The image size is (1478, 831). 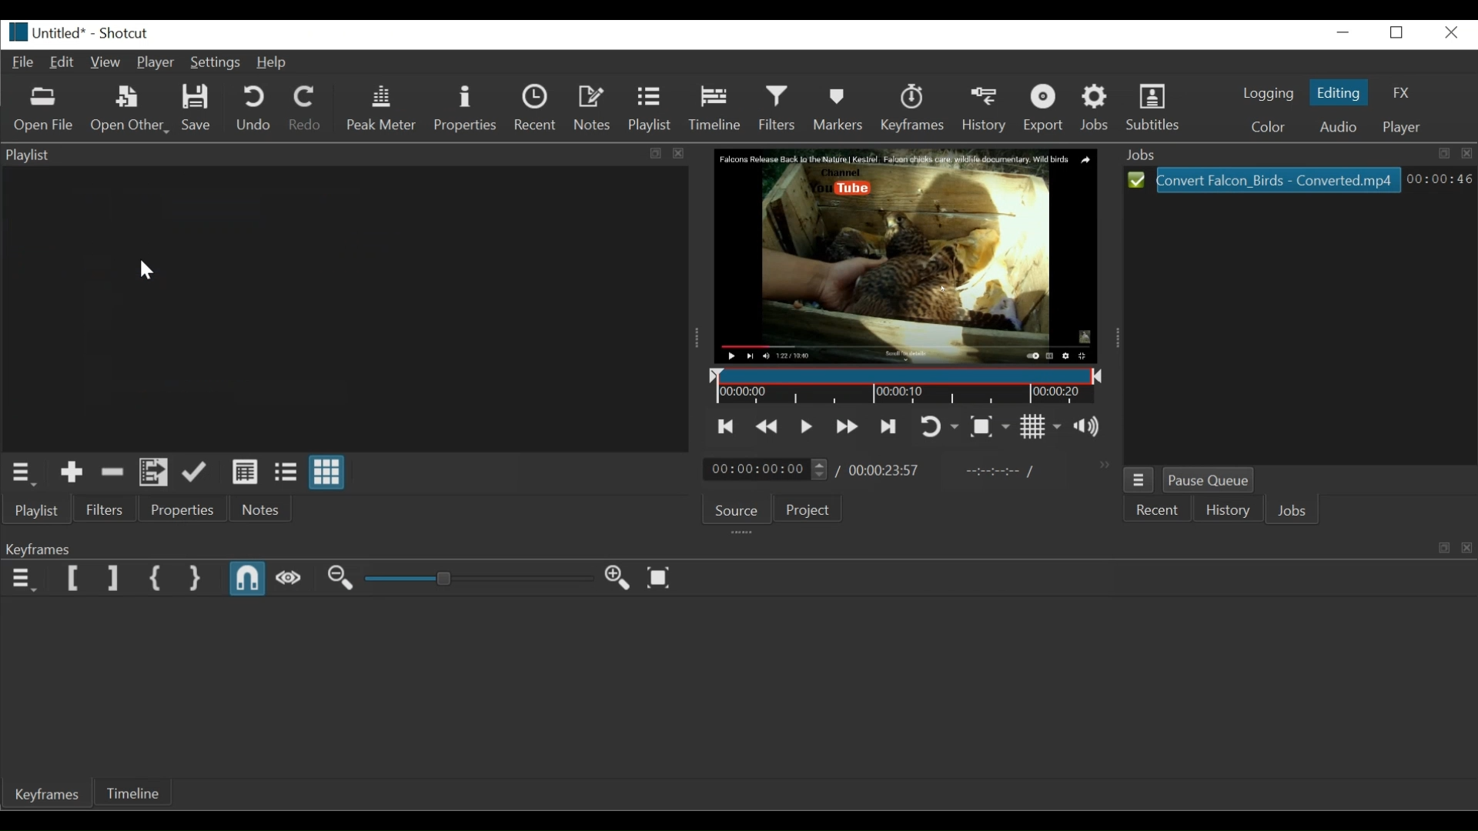 What do you see at coordinates (987, 109) in the screenshot?
I see `History` at bounding box center [987, 109].